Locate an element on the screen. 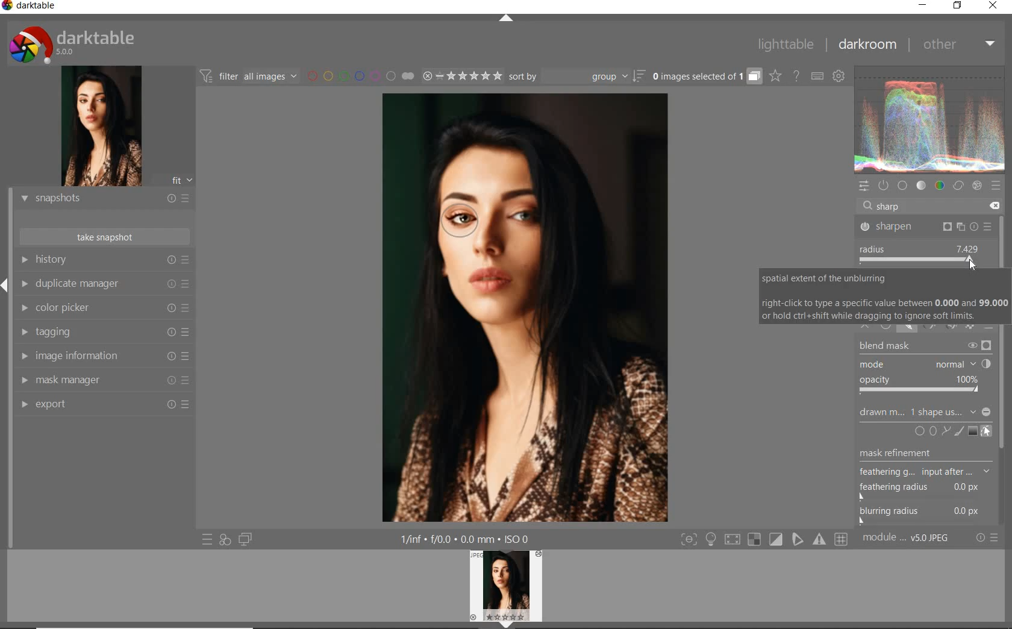  quick access to presets is located at coordinates (208, 539).